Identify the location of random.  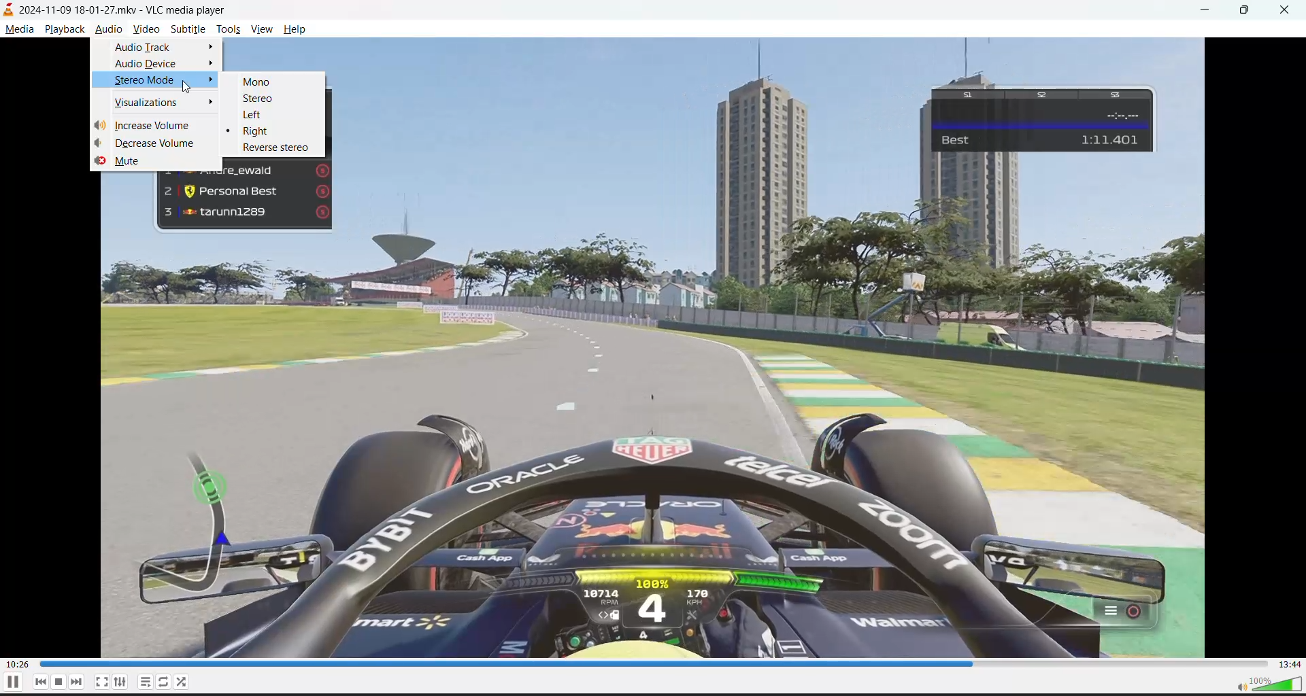
(184, 683).